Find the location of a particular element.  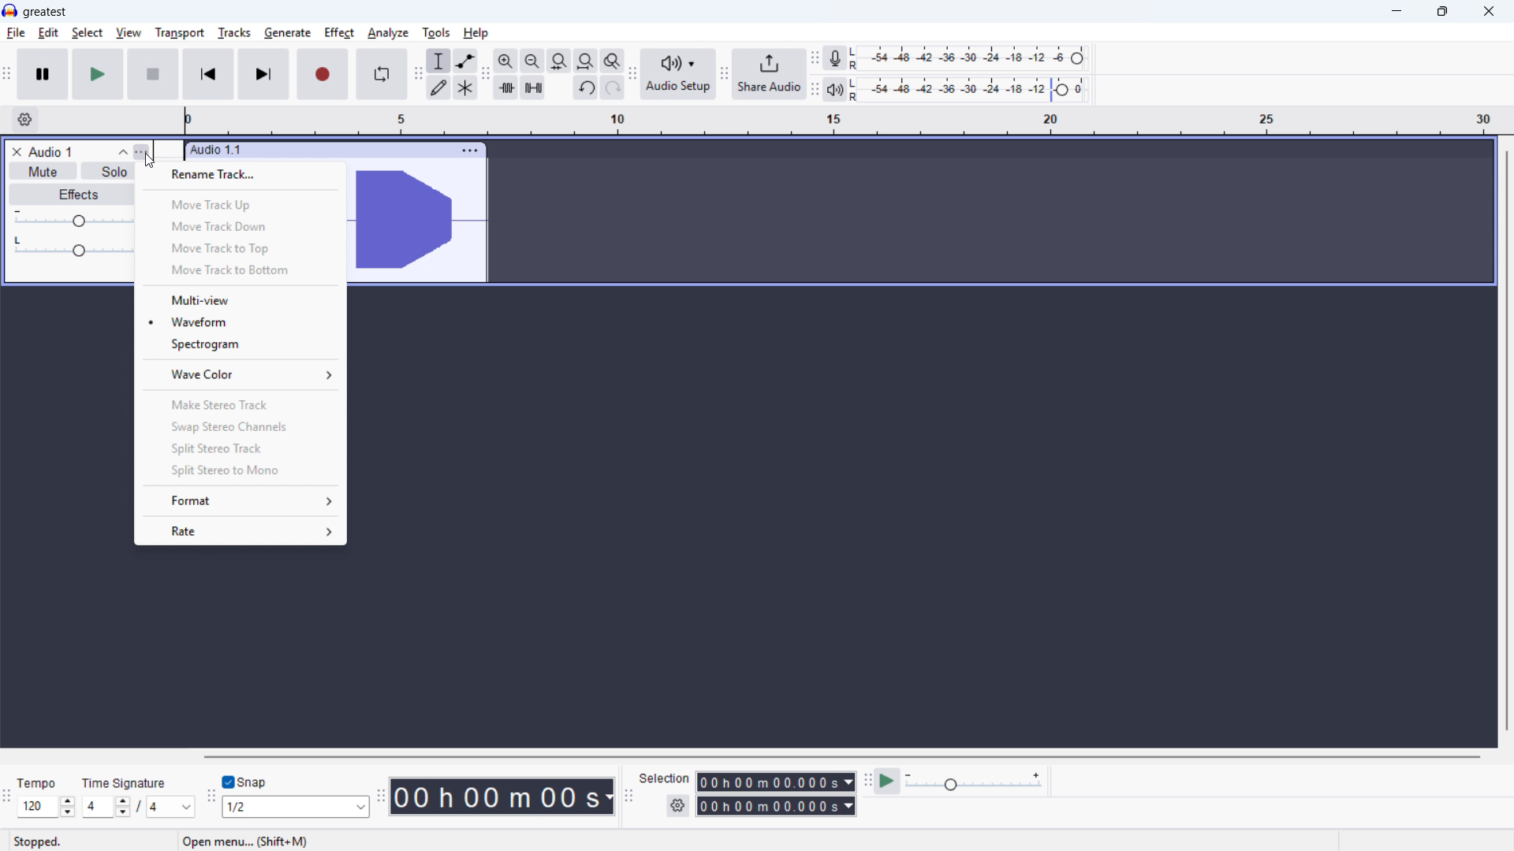

Transport  is located at coordinates (180, 32).